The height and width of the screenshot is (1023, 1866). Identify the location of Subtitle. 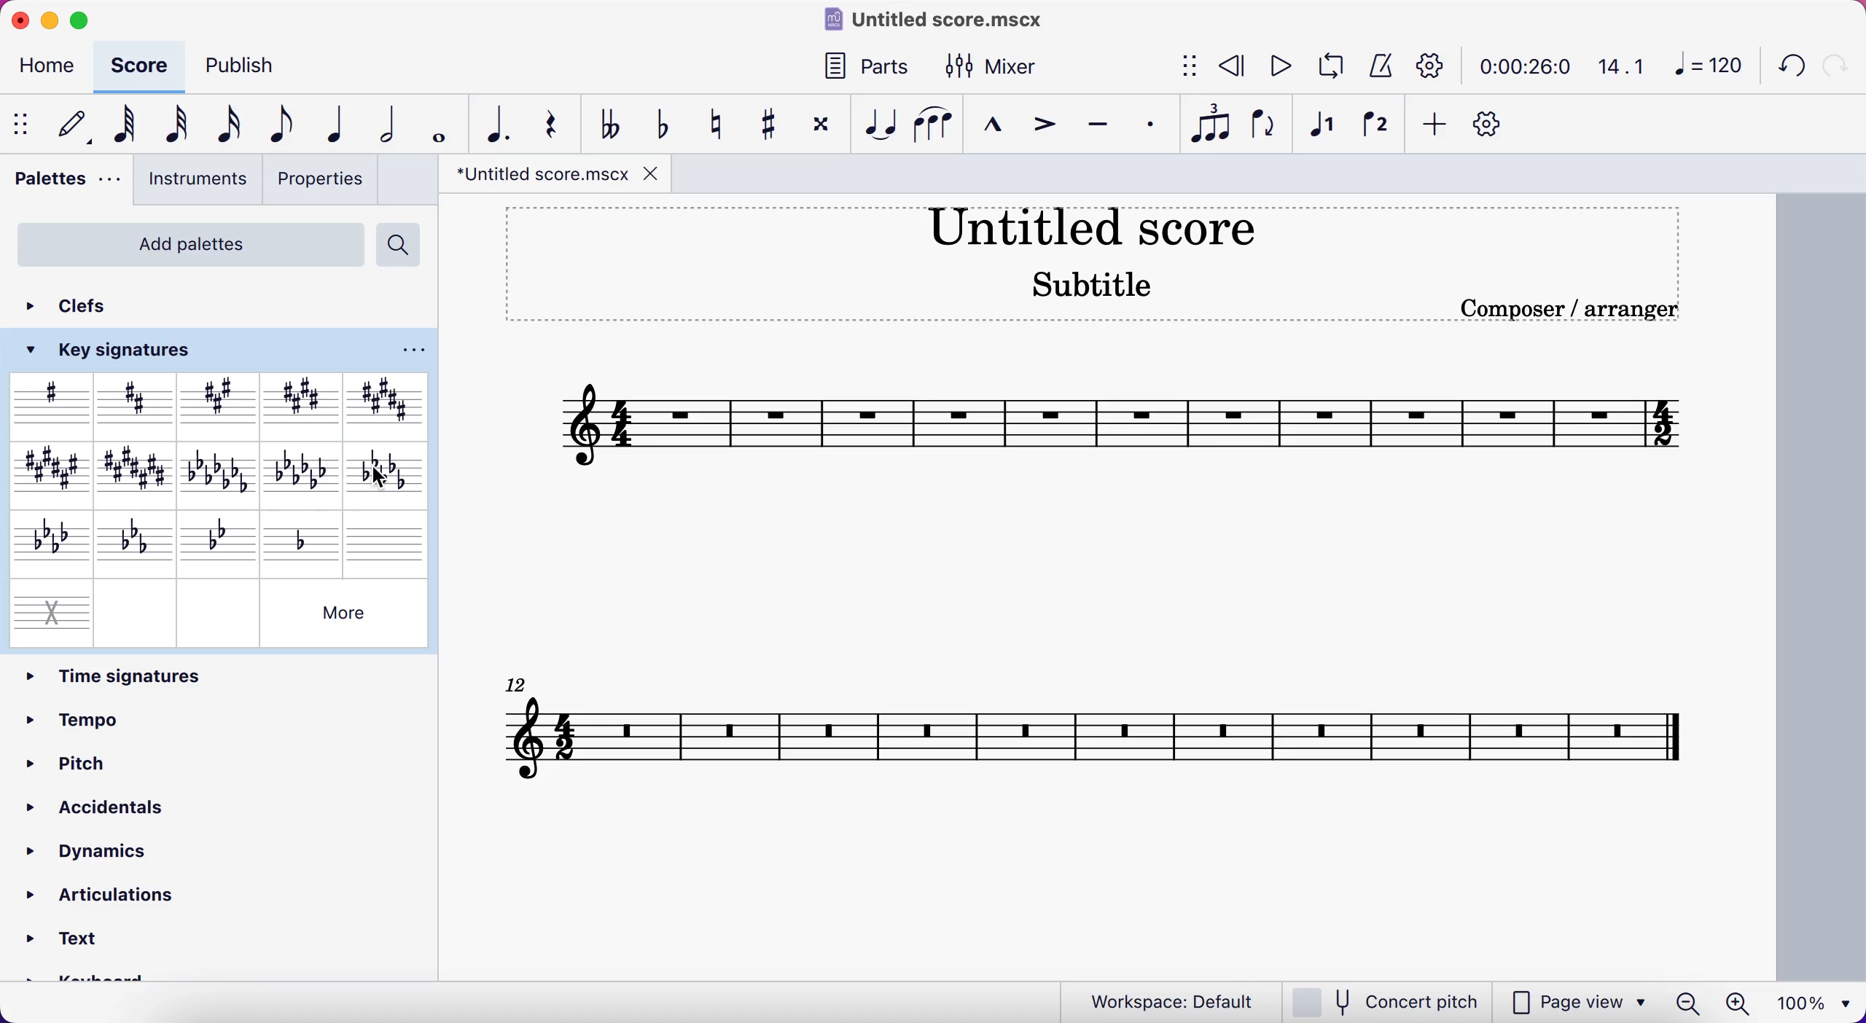
(1088, 285).